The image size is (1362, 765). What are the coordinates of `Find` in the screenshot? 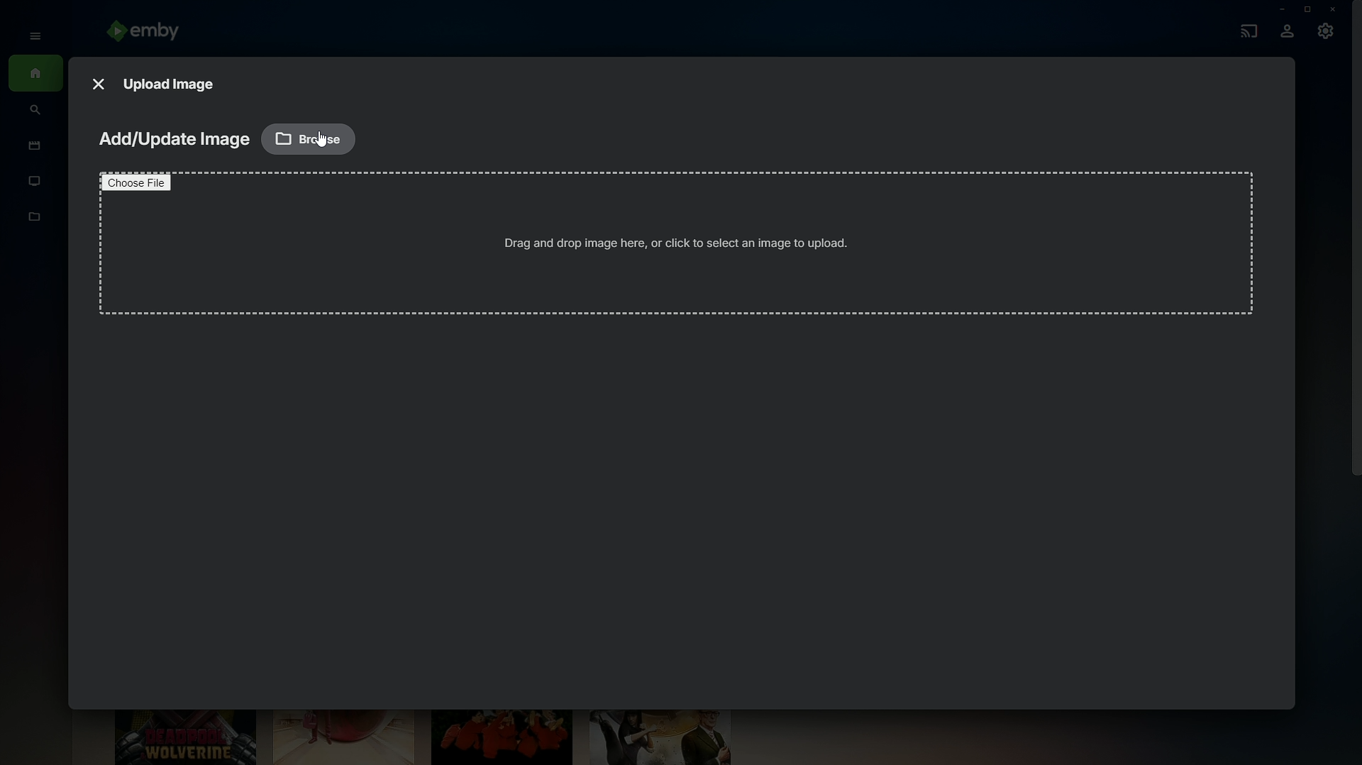 It's located at (35, 111).